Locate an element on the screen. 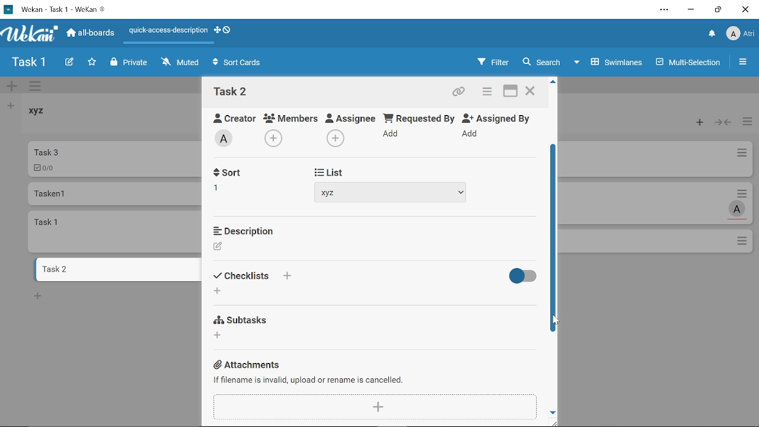 This screenshot has width=759, height=427. Swimlanes is located at coordinates (610, 61).